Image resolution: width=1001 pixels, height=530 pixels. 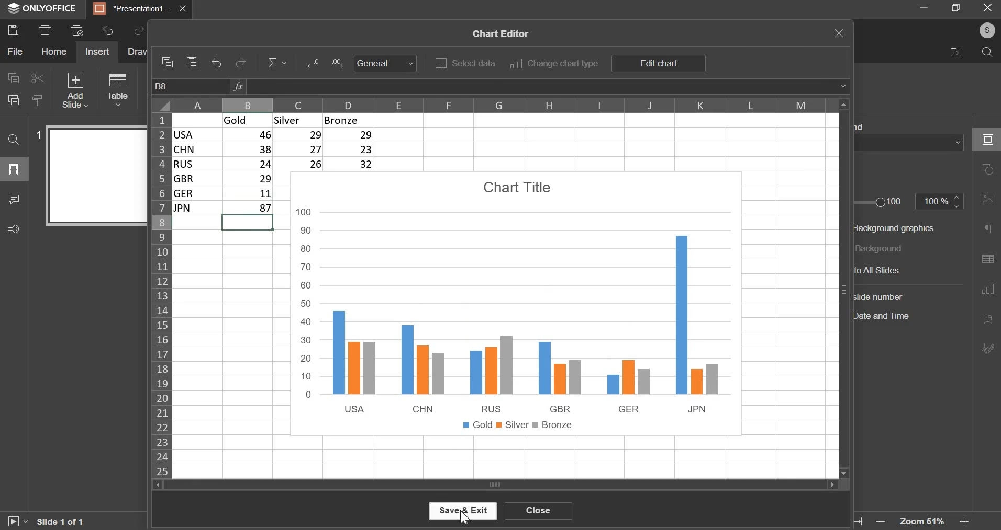 What do you see at coordinates (161, 294) in the screenshot?
I see `rows` at bounding box center [161, 294].